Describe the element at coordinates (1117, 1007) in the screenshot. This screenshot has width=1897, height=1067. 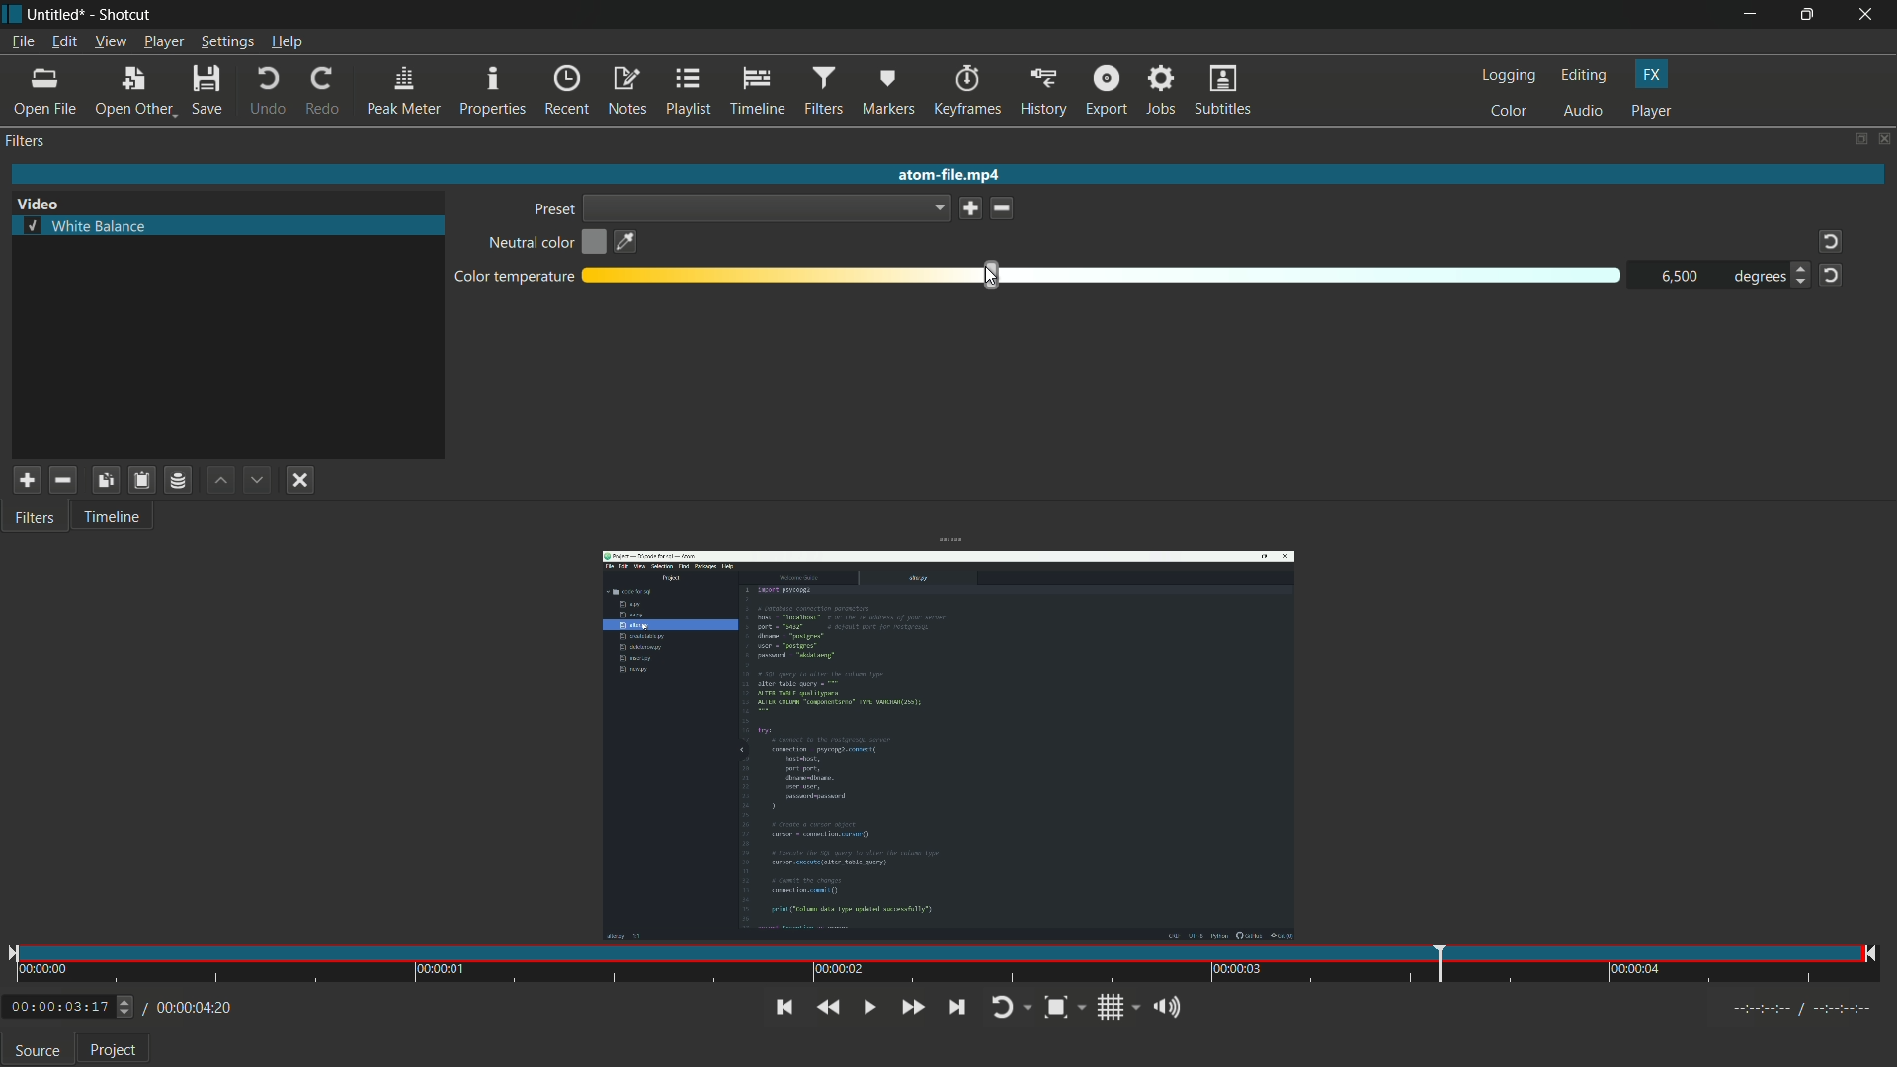
I see `toggle grid` at that location.